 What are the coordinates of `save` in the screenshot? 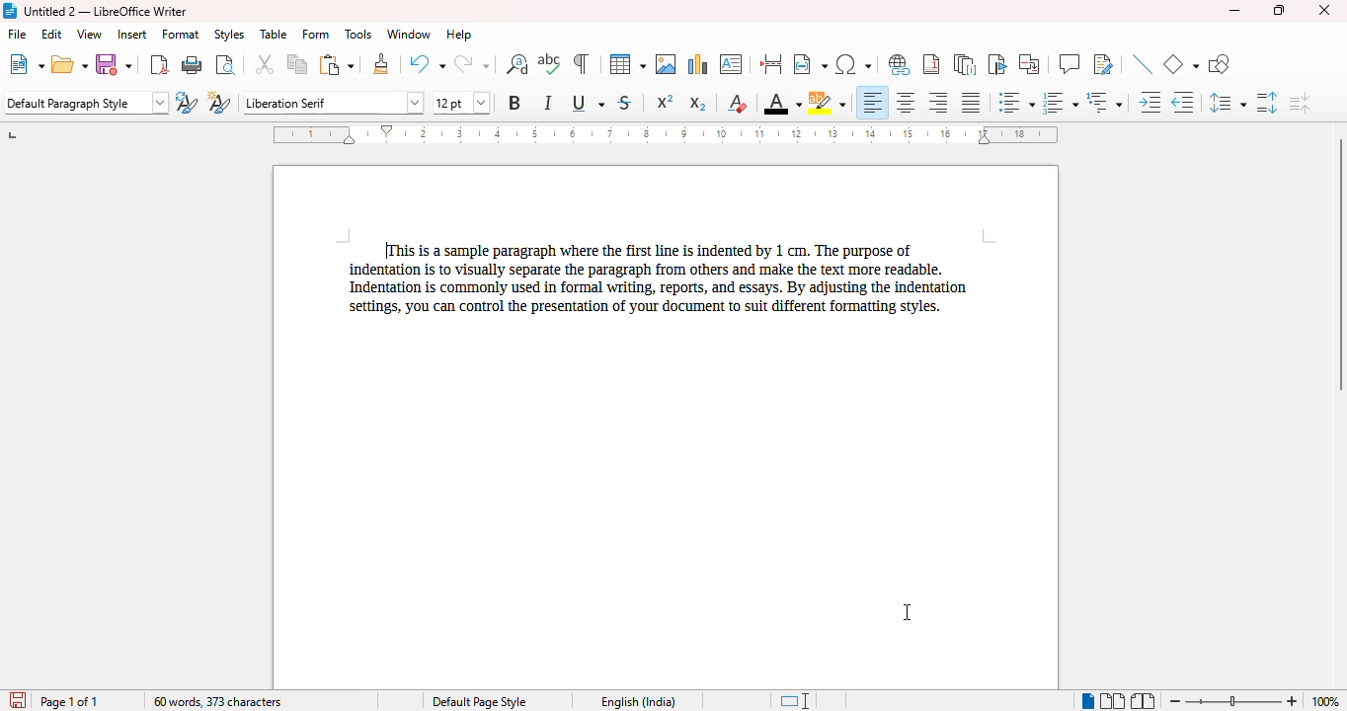 It's located at (117, 64).